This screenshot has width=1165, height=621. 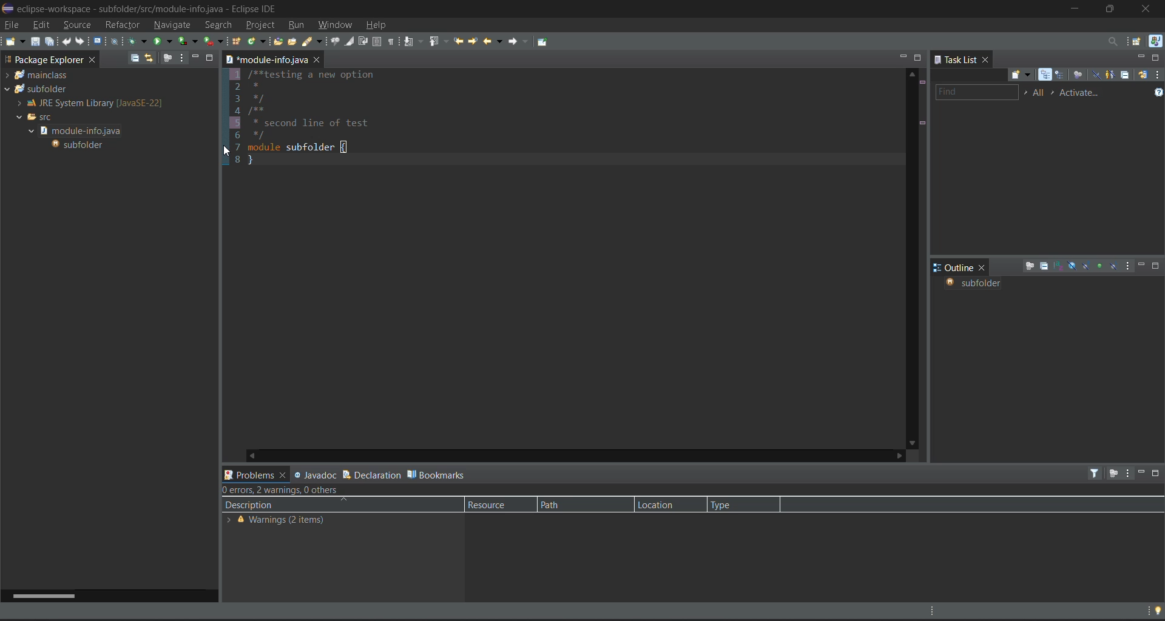 What do you see at coordinates (1025, 92) in the screenshot?
I see `select working set` at bounding box center [1025, 92].